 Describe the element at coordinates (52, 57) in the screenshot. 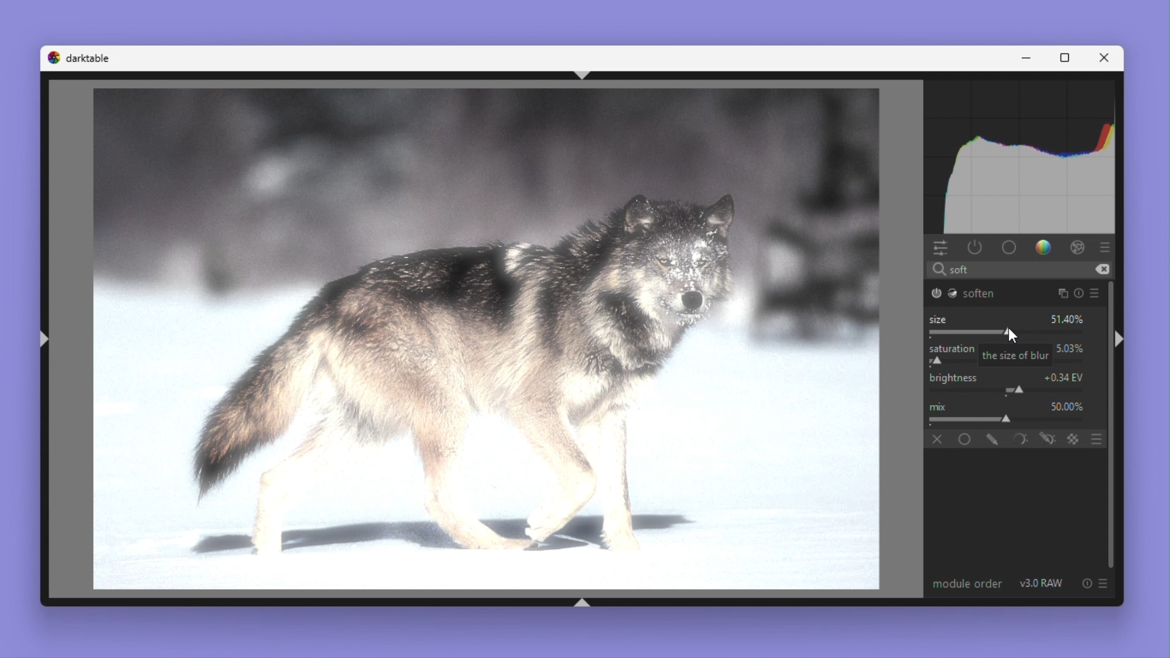

I see `logo` at that location.